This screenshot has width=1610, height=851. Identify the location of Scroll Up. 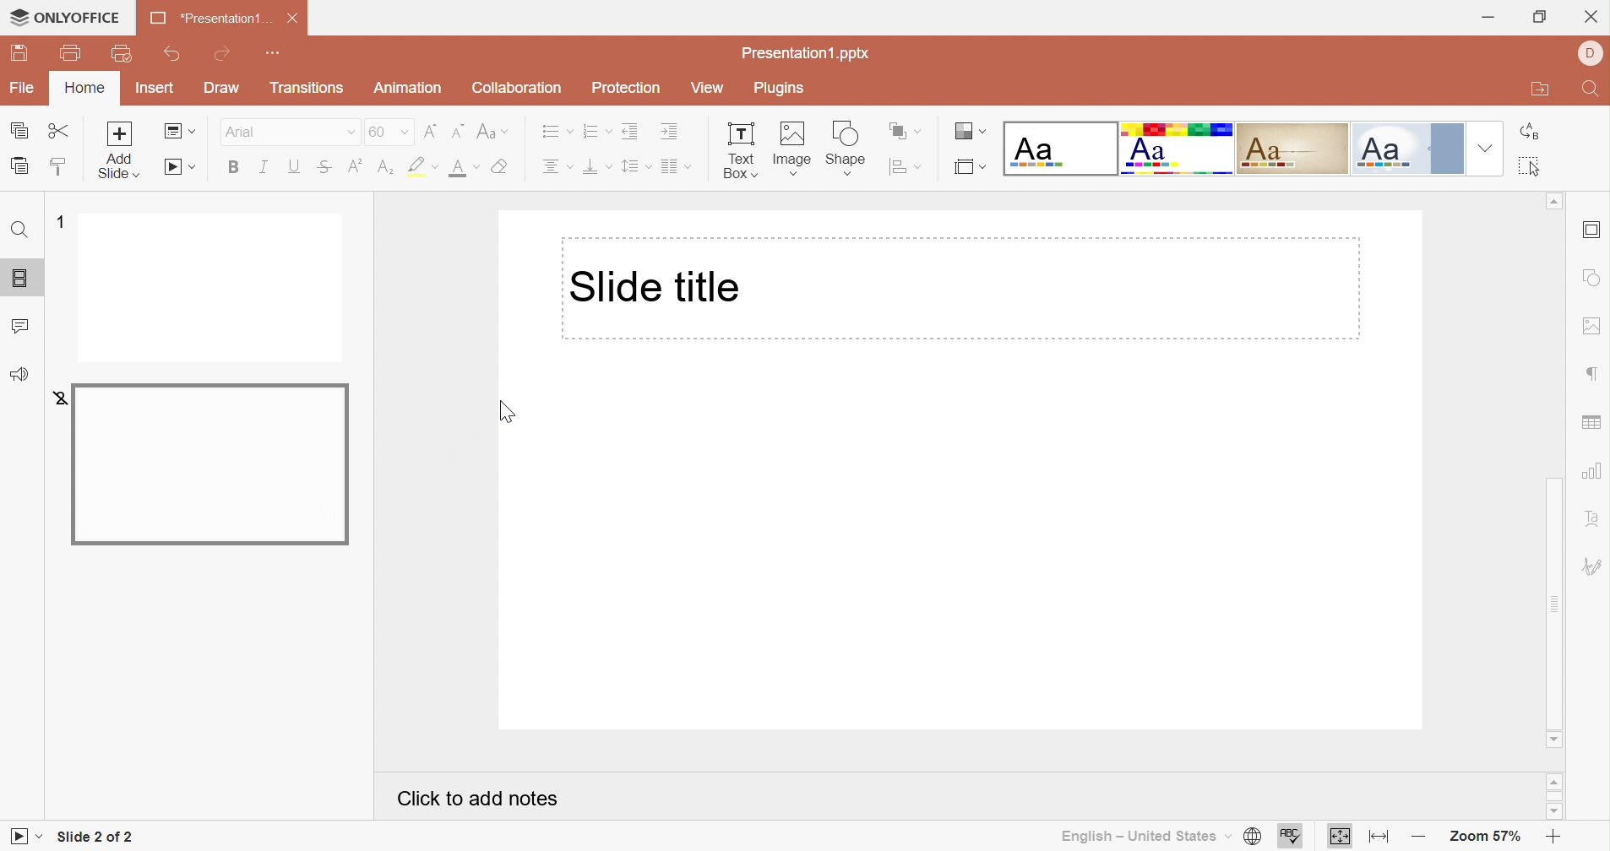
(1556, 779).